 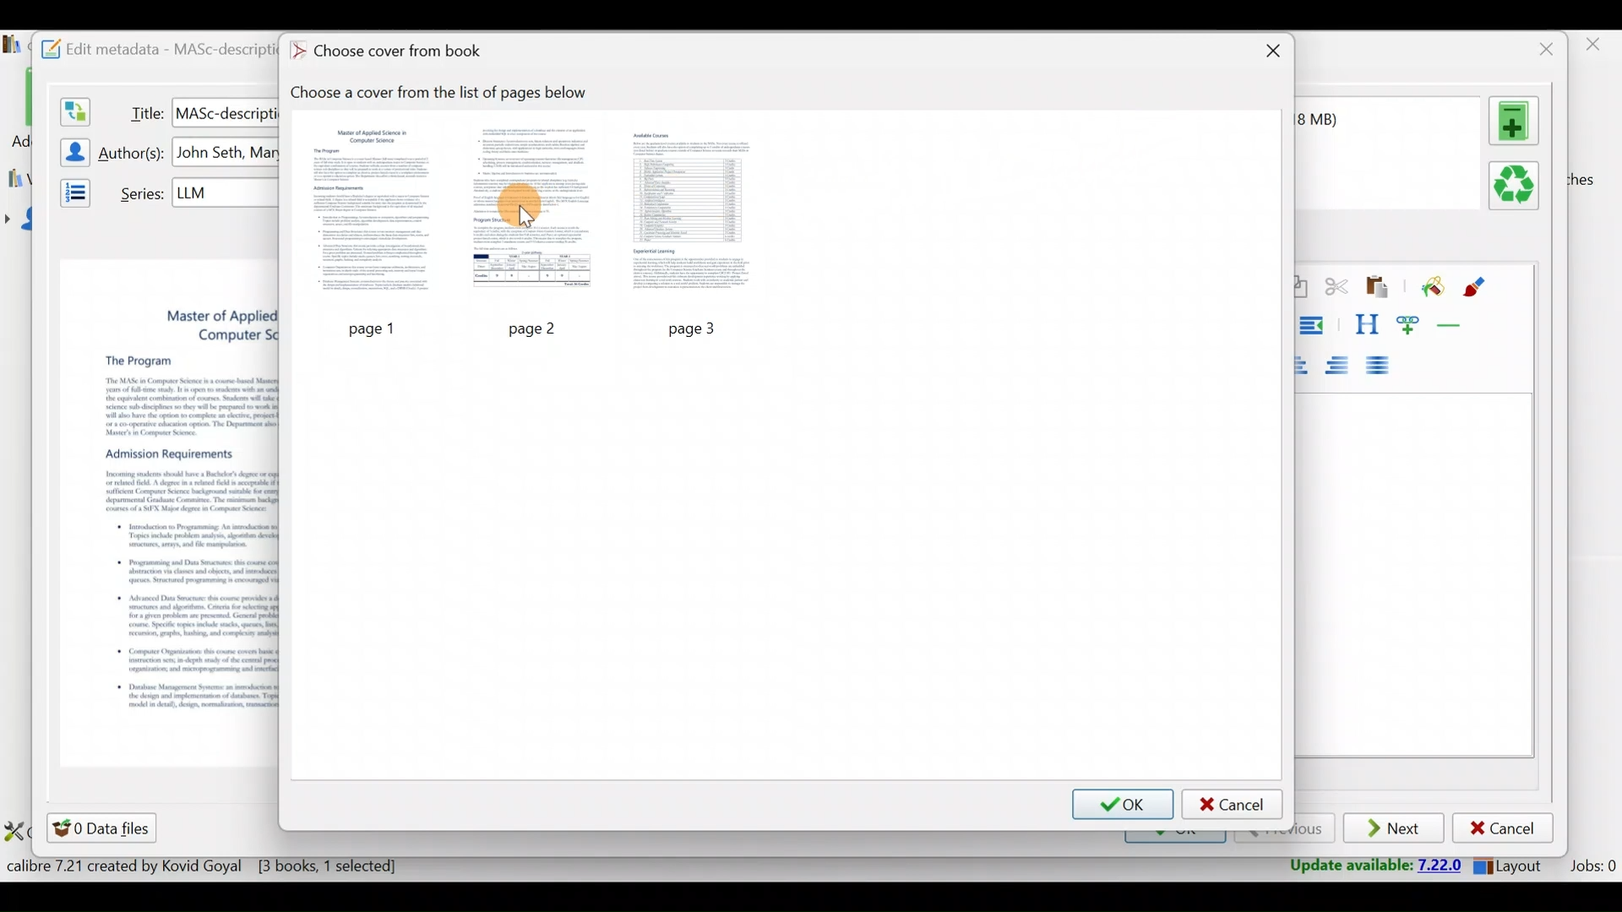 What do you see at coordinates (143, 110) in the screenshot?
I see `Title` at bounding box center [143, 110].